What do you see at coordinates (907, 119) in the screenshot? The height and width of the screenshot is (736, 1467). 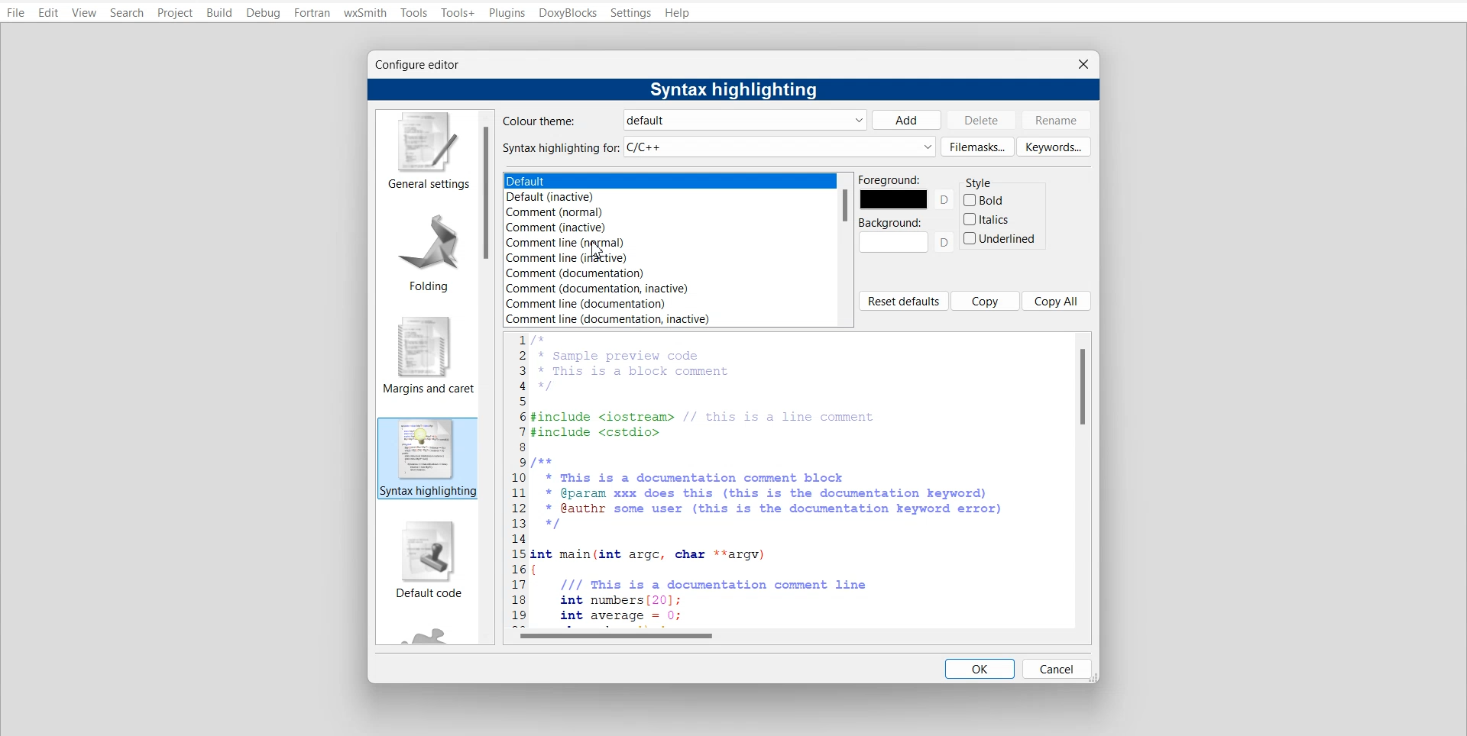 I see `Add` at bounding box center [907, 119].